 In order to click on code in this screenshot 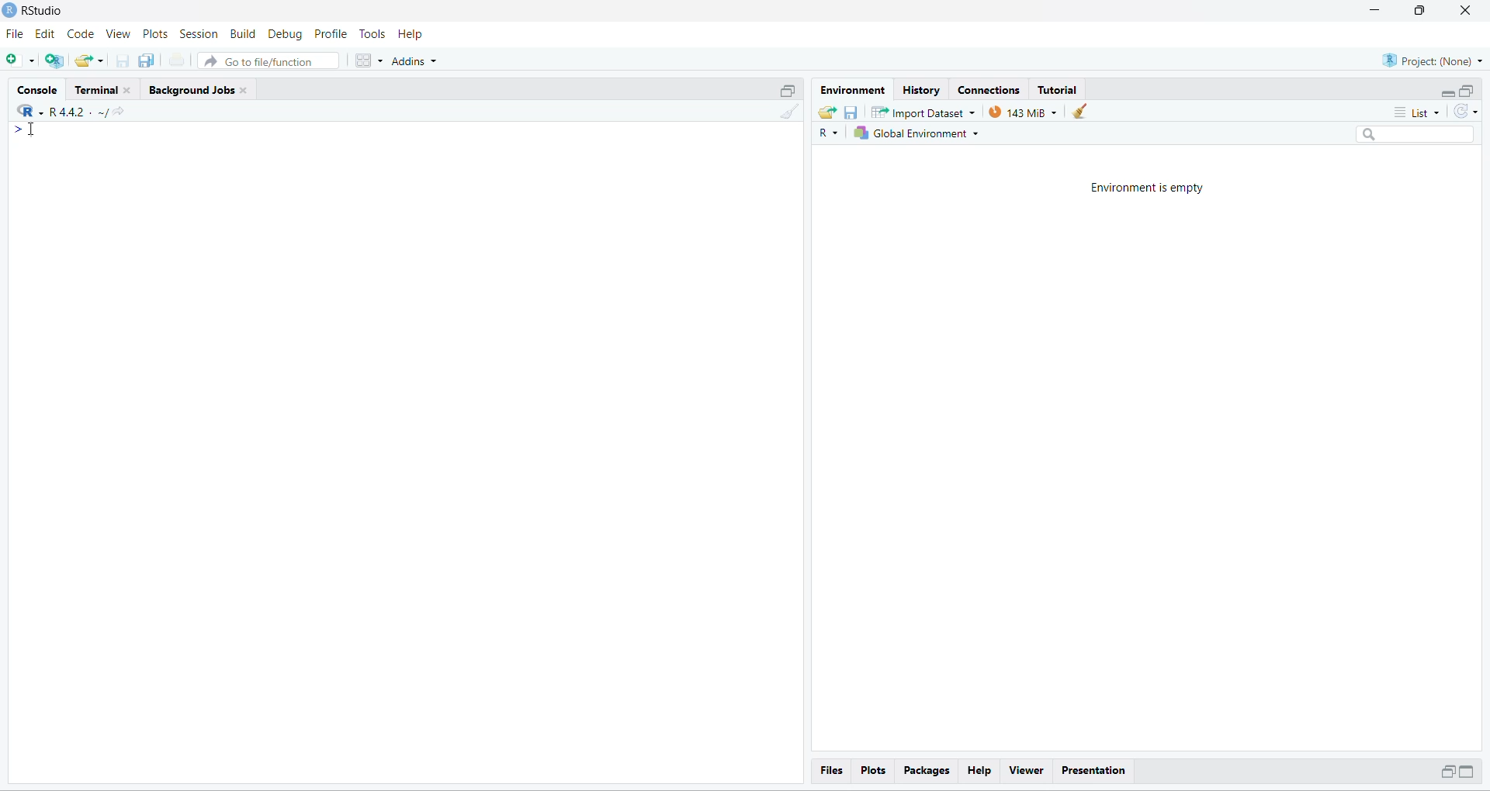, I will do `click(81, 34)`.